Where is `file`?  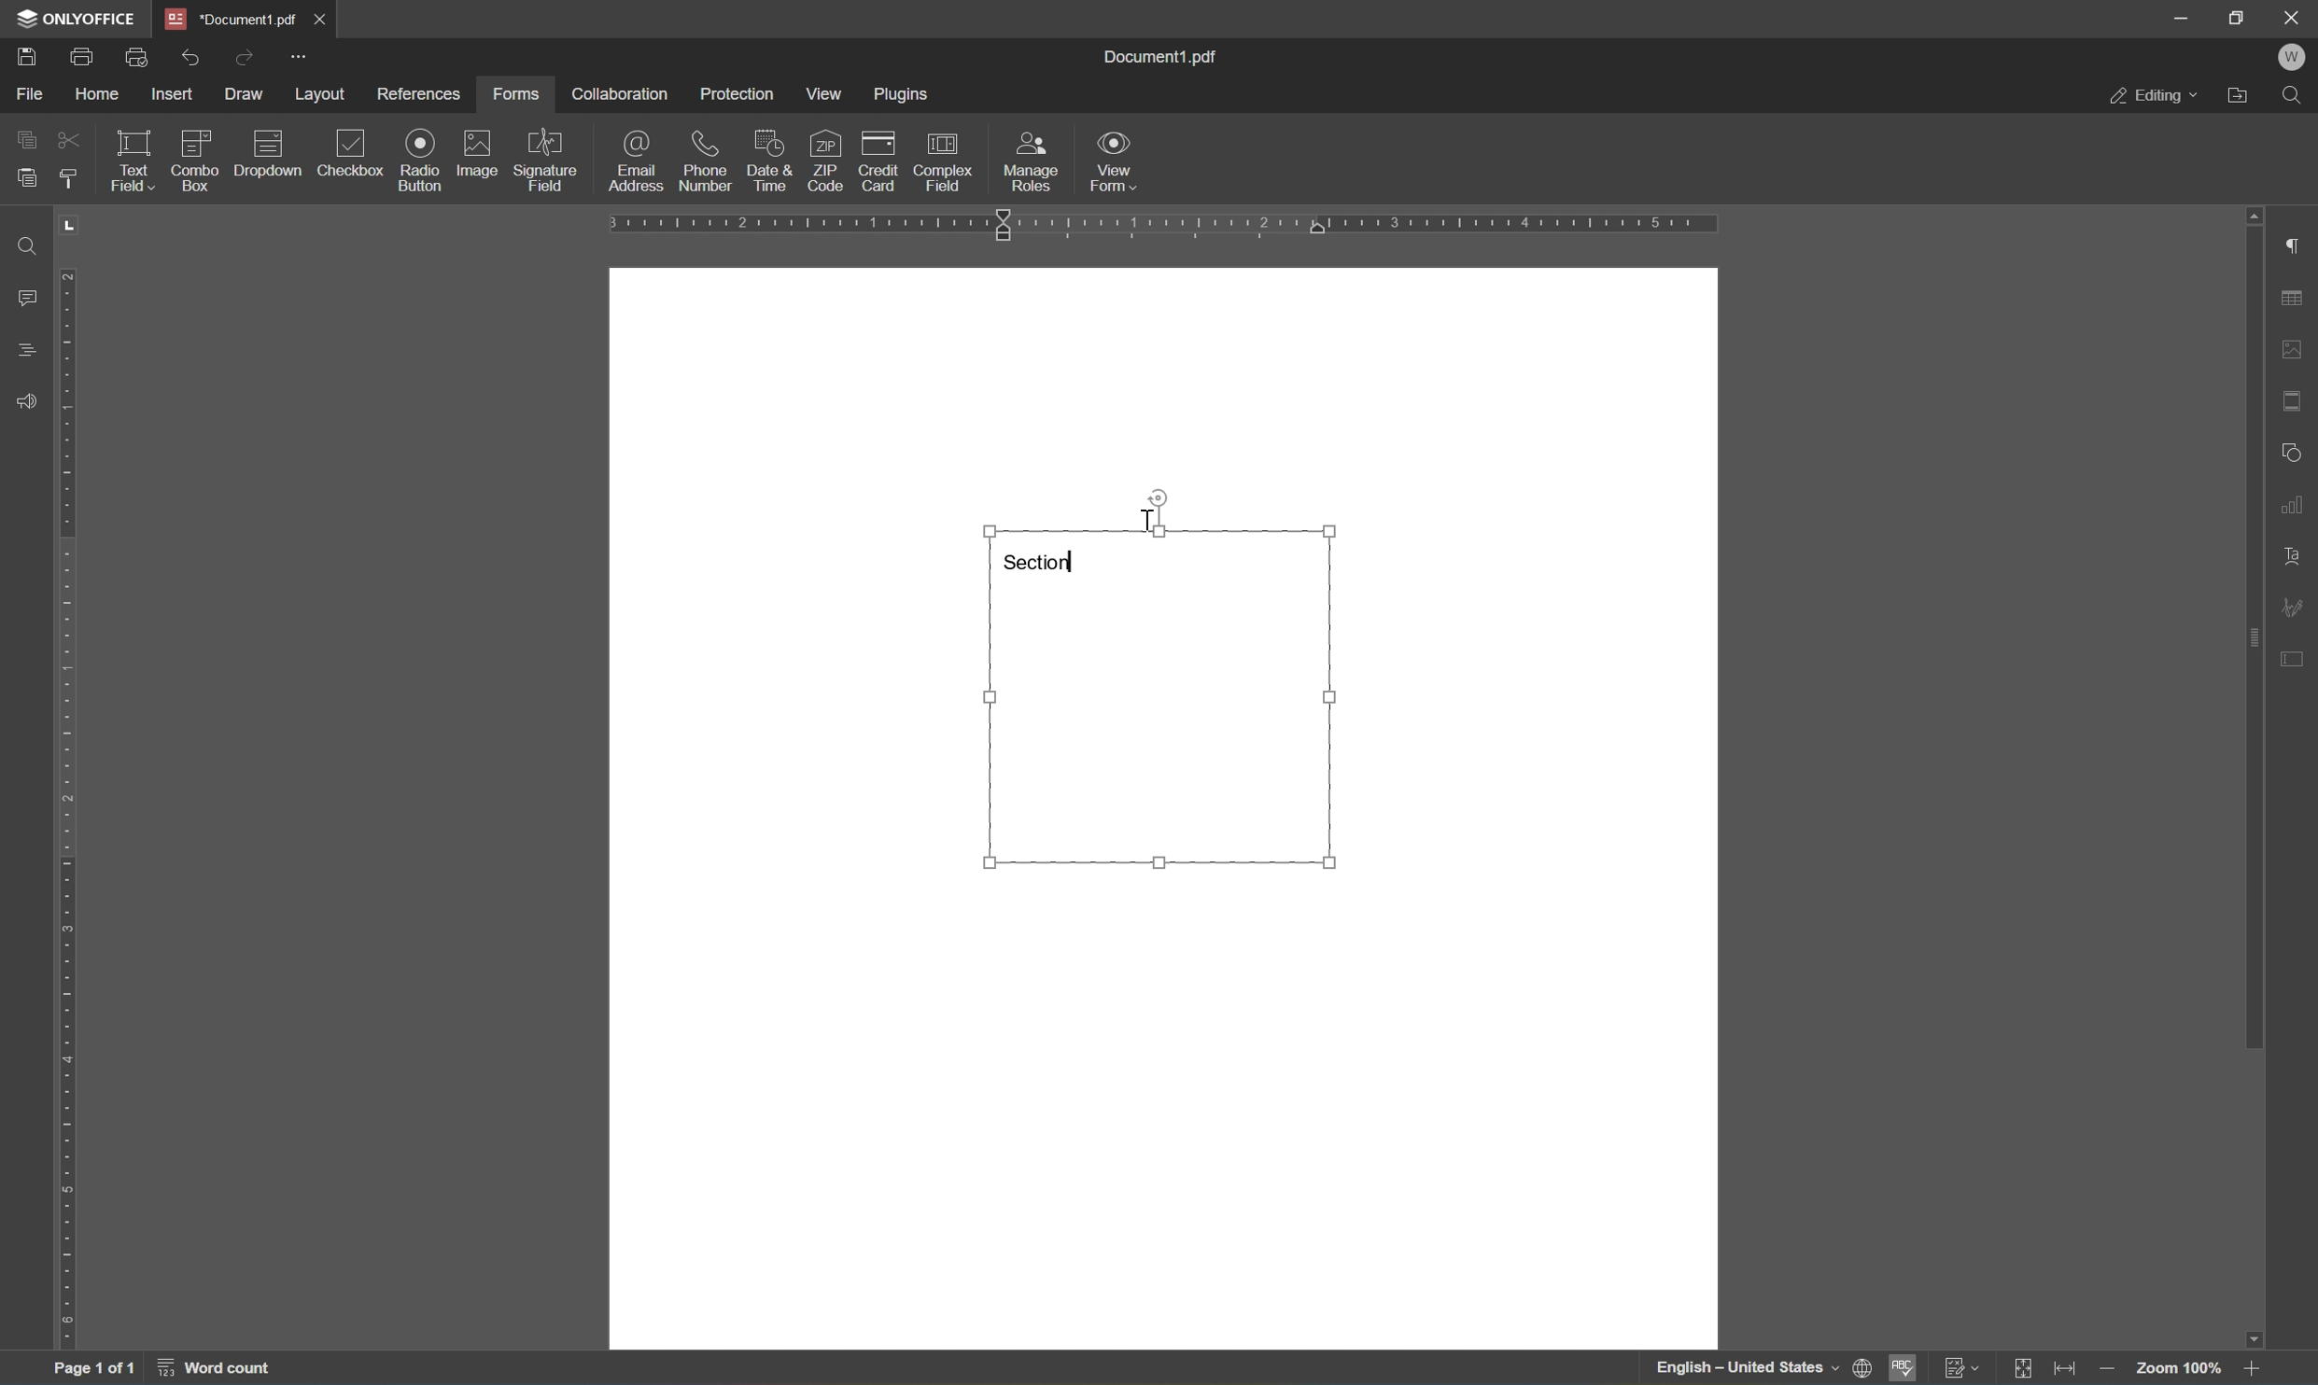
file is located at coordinates (31, 91).